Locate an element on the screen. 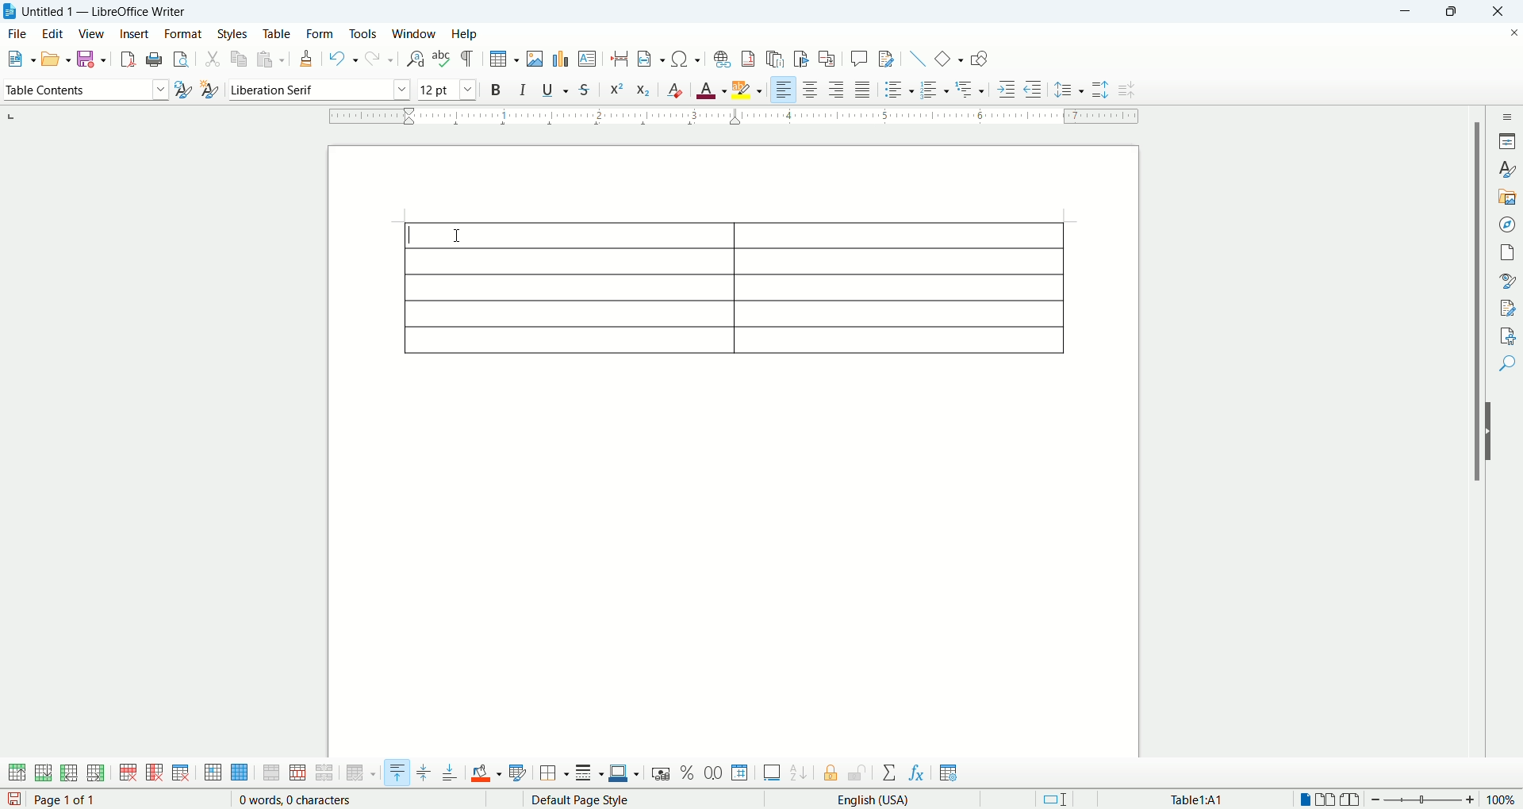 This screenshot has height=809, width=1523. table1 is located at coordinates (1196, 799).